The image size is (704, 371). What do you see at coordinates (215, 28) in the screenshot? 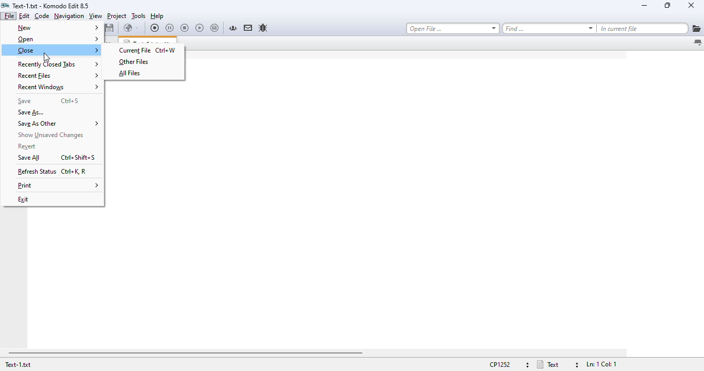
I see `save last macro to toolbox` at bounding box center [215, 28].